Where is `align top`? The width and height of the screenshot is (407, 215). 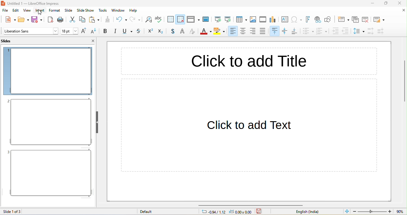
align top is located at coordinates (275, 31).